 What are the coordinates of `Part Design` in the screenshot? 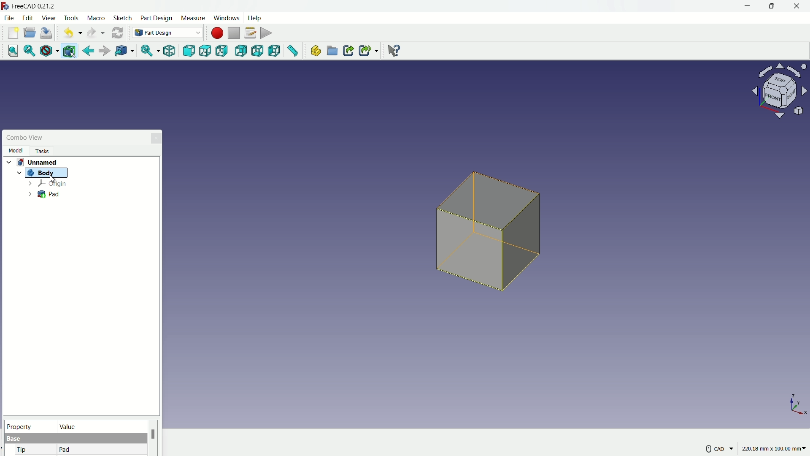 It's located at (167, 33).